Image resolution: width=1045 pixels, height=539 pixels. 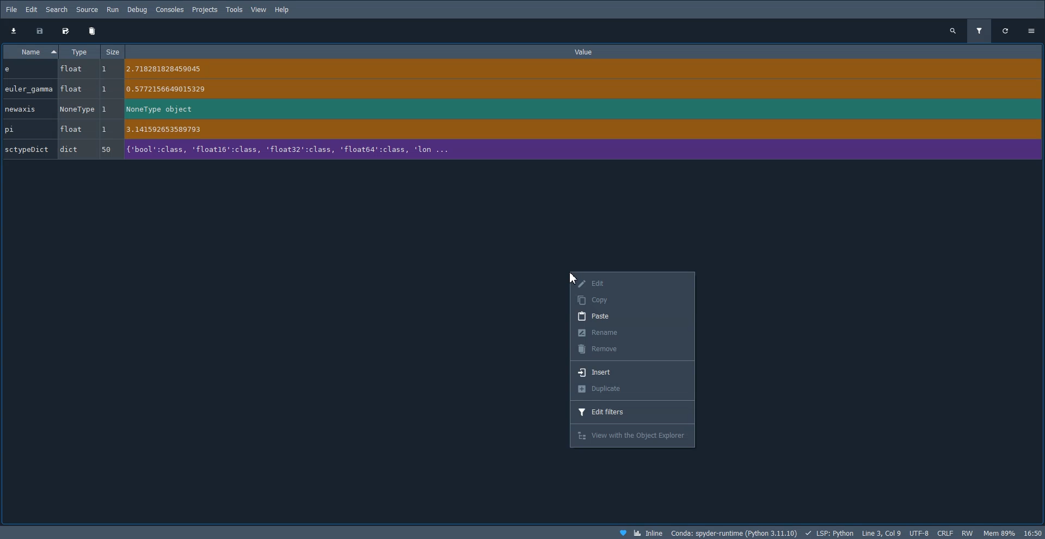 I want to click on Conda, so click(x=734, y=532).